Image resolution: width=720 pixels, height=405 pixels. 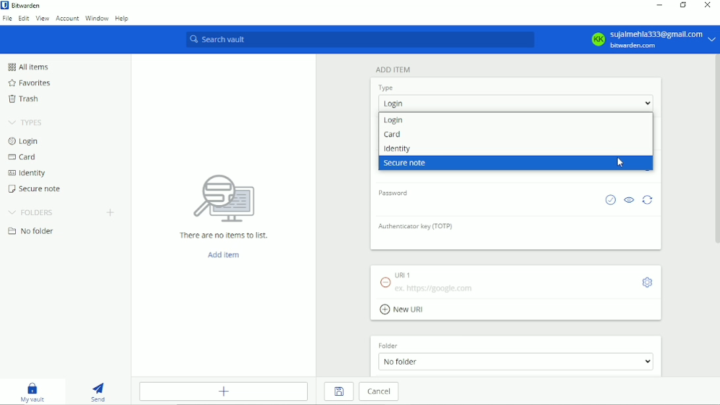 I want to click on Search vault, so click(x=359, y=40).